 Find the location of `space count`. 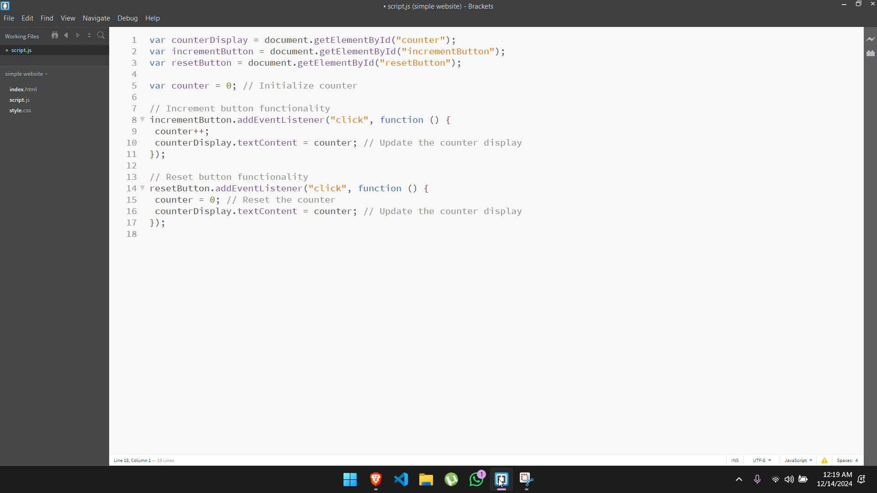

space count is located at coordinates (850, 460).